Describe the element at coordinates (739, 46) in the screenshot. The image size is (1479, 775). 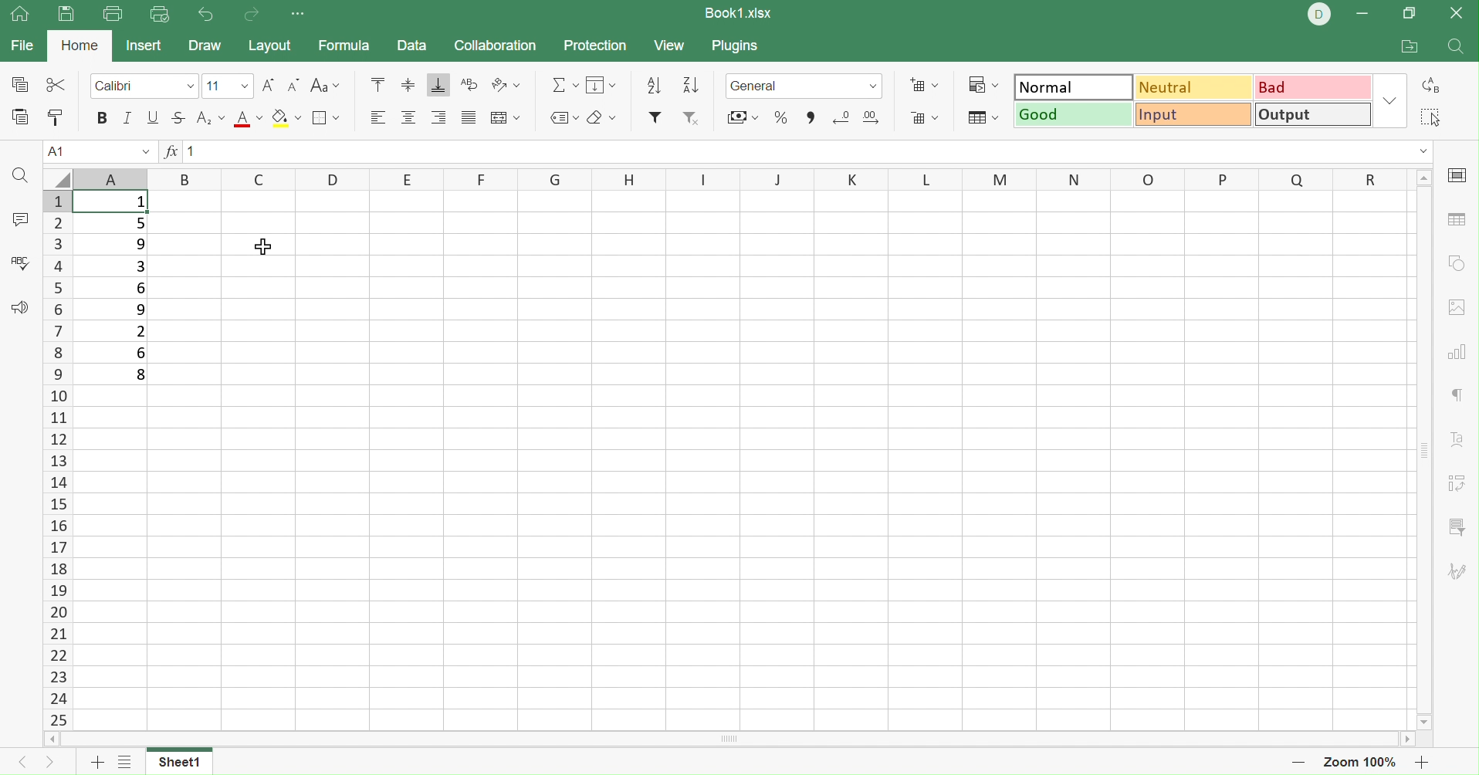
I see `Plugins` at that location.